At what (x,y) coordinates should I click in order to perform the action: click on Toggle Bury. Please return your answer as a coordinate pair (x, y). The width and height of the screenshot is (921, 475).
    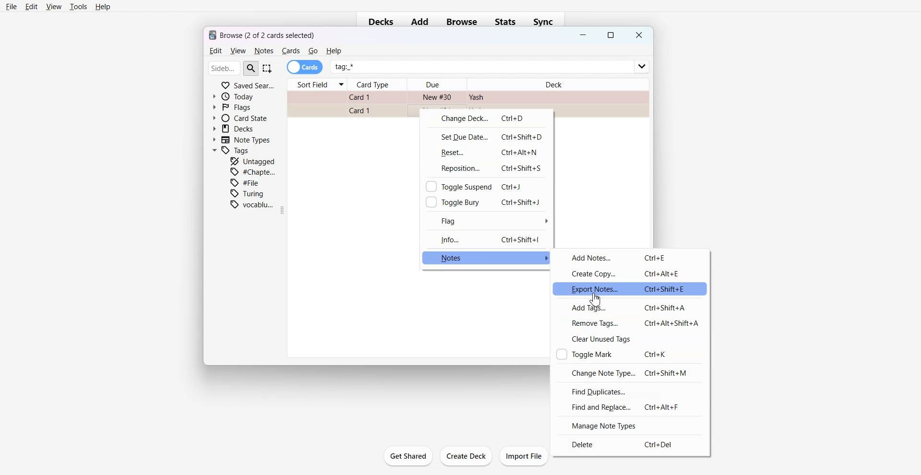
    Looking at the image, I should click on (485, 202).